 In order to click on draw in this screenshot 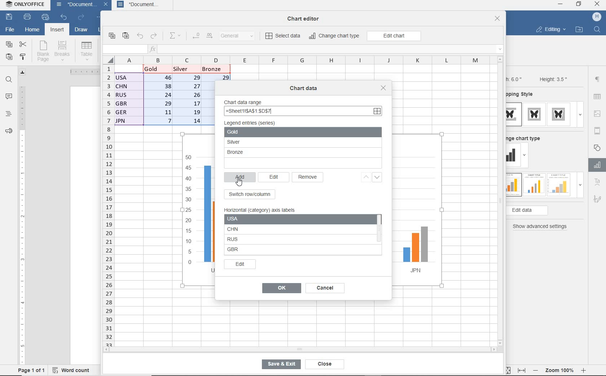, I will do `click(82, 31)`.